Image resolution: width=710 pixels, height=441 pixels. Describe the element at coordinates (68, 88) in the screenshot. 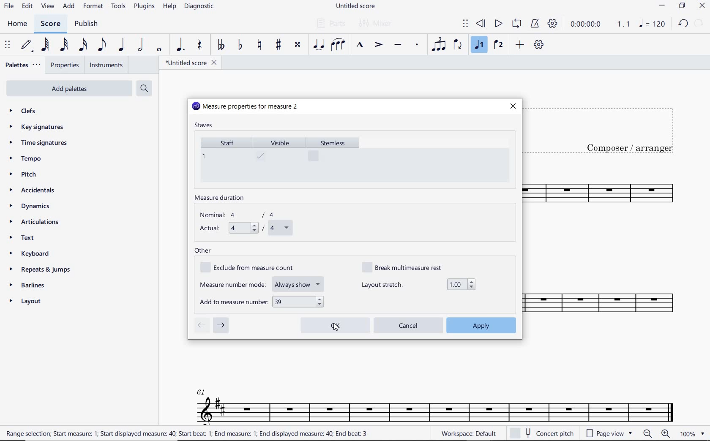

I see `ADD PALETTES` at that location.